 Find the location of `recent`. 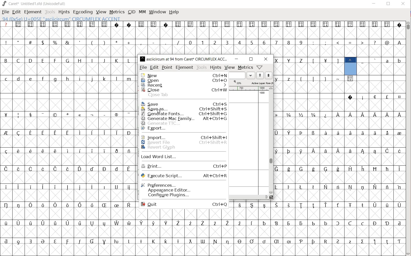

recent is located at coordinates (184, 85).